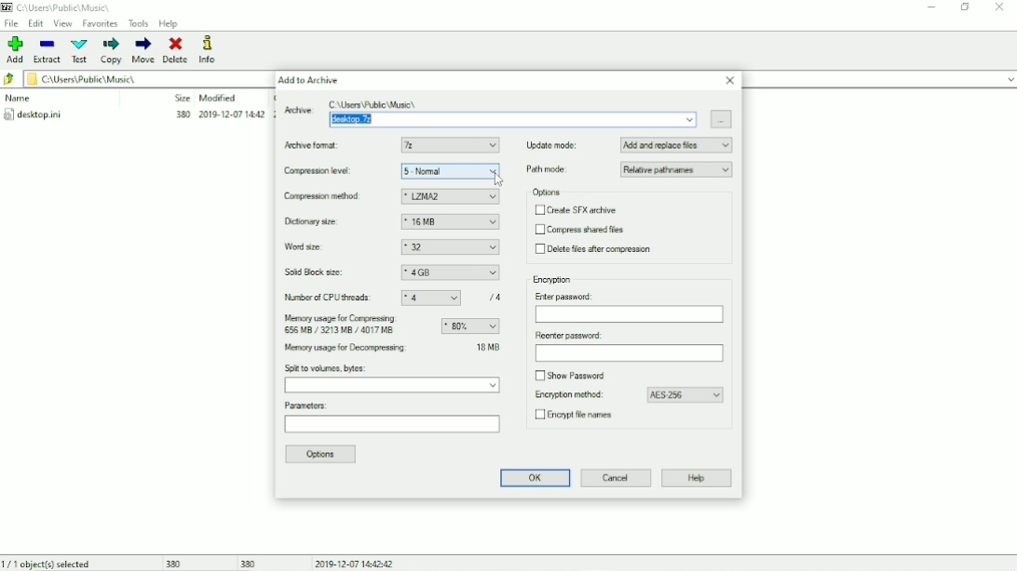  What do you see at coordinates (450, 221) in the screenshot?
I see `16 MB` at bounding box center [450, 221].